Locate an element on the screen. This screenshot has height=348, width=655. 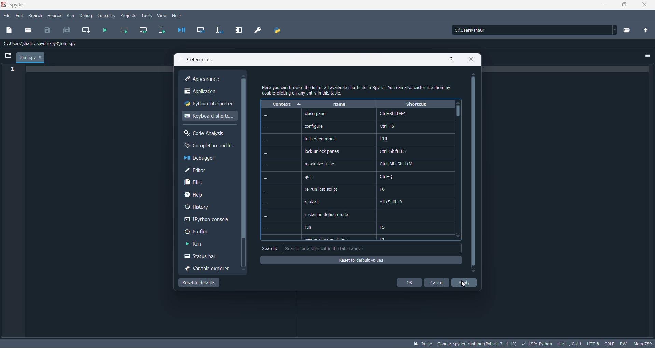
maximize is located at coordinates (625, 5).